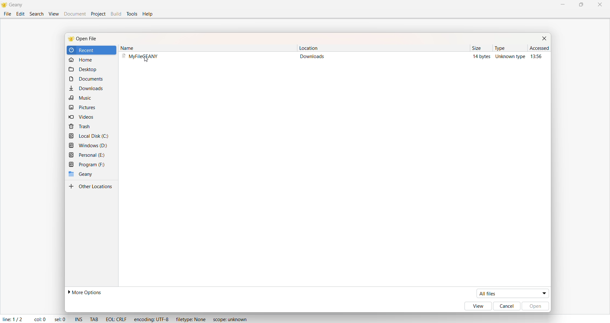 The image size is (610, 323). I want to click on document, so click(90, 79).